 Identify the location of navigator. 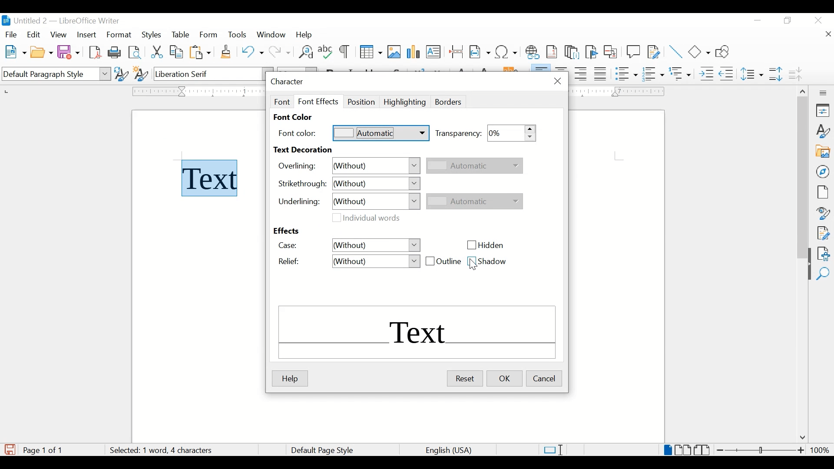
(824, 172).